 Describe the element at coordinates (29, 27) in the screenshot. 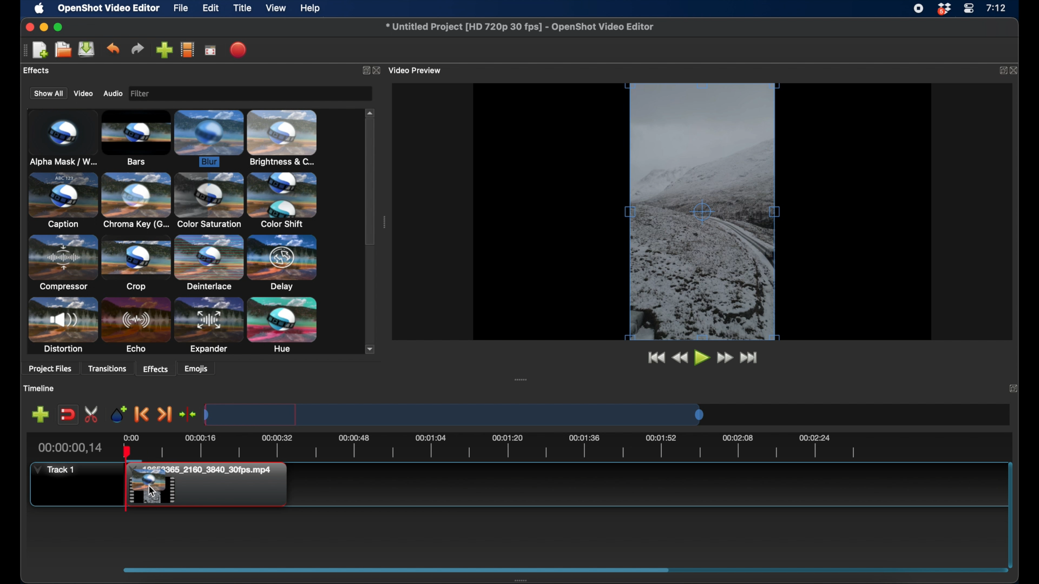

I see `close` at that location.